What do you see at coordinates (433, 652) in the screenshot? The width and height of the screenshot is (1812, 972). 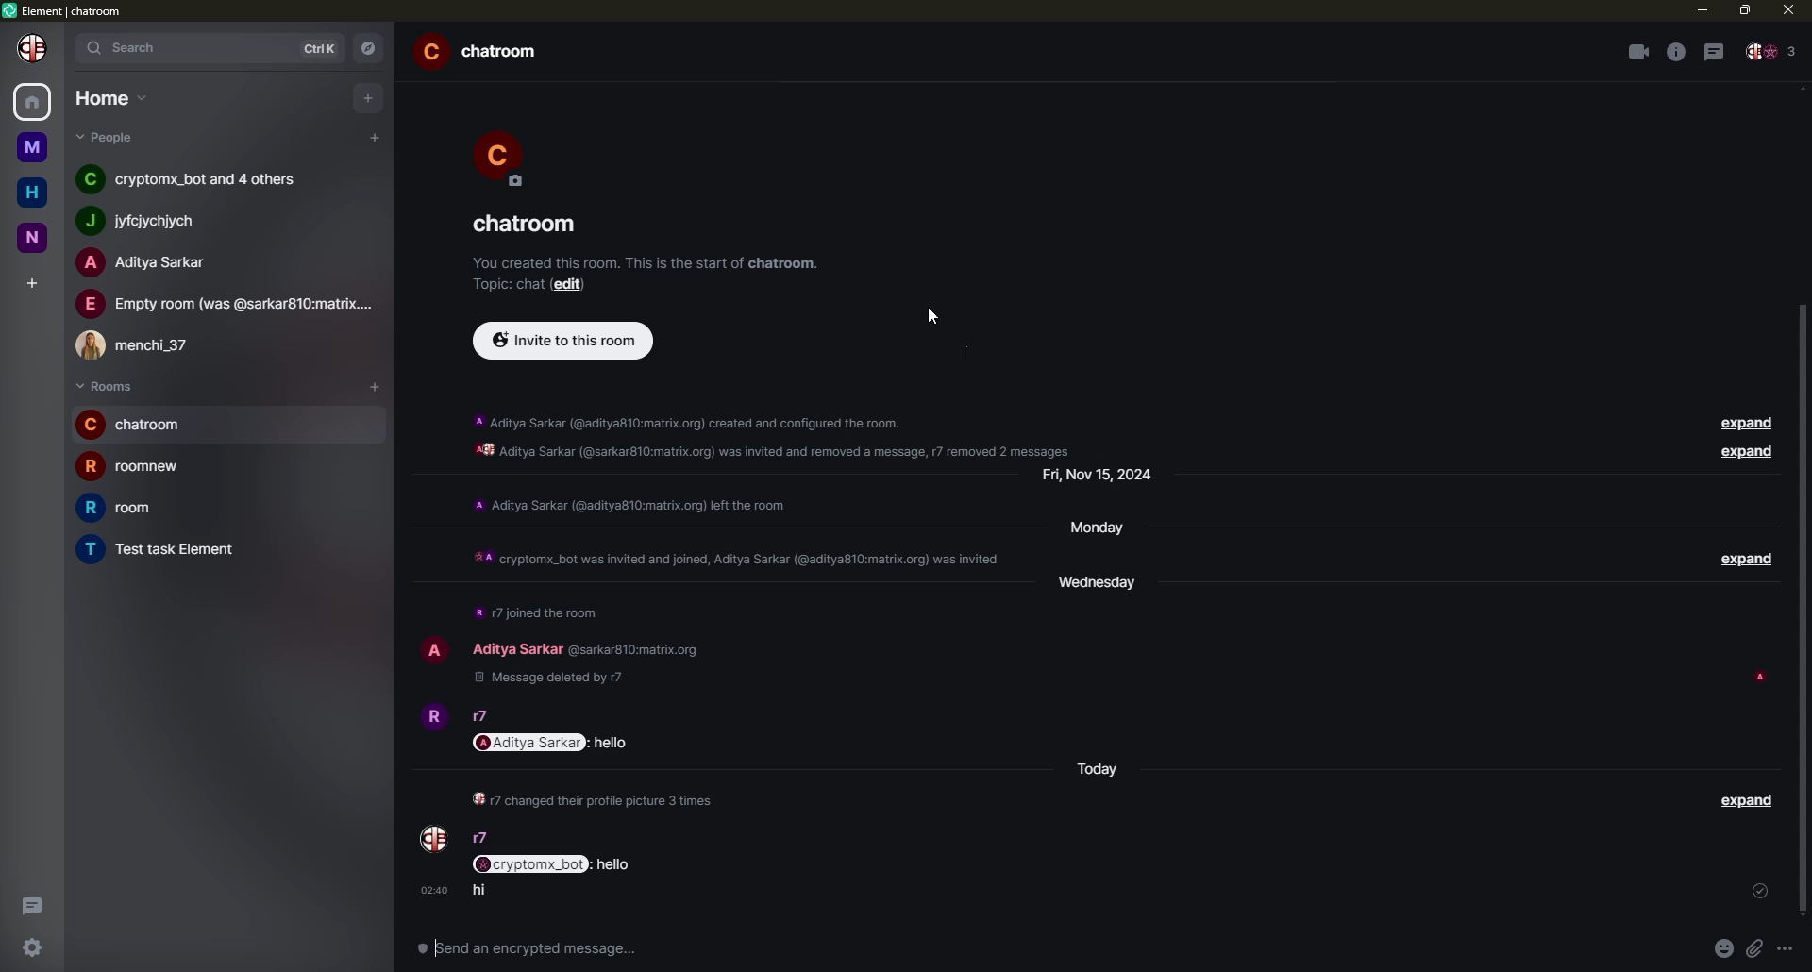 I see `profile` at bounding box center [433, 652].